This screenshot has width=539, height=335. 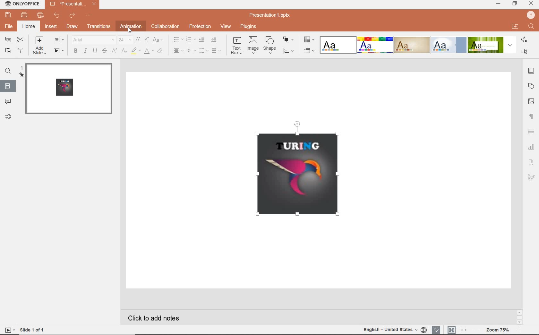 I want to click on draw, so click(x=73, y=27).